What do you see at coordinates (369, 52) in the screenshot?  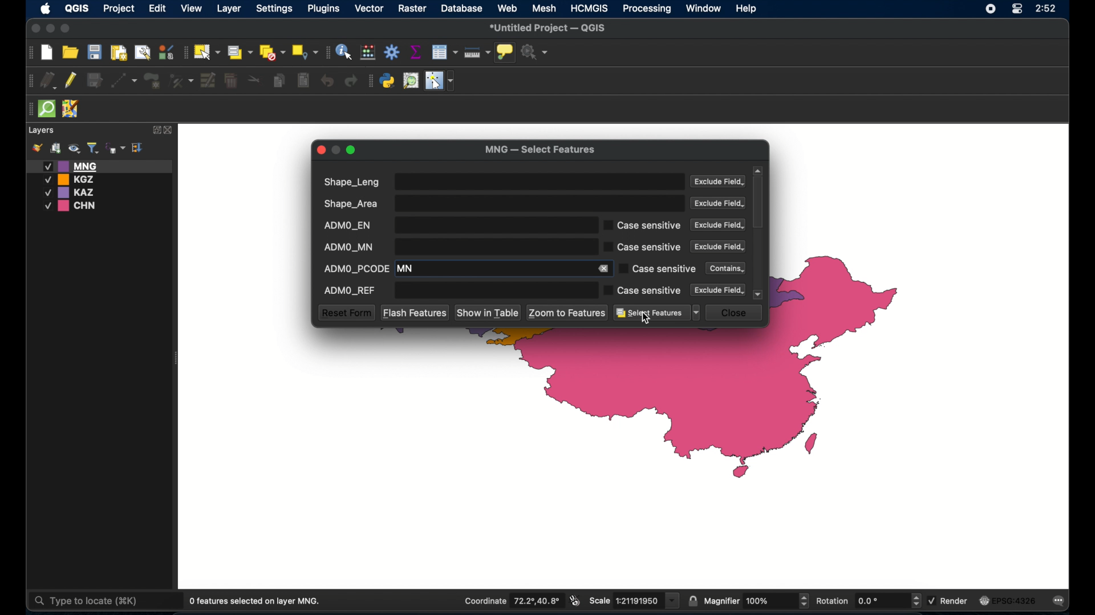 I see `open field calculator` at bounding box center [369, 52].